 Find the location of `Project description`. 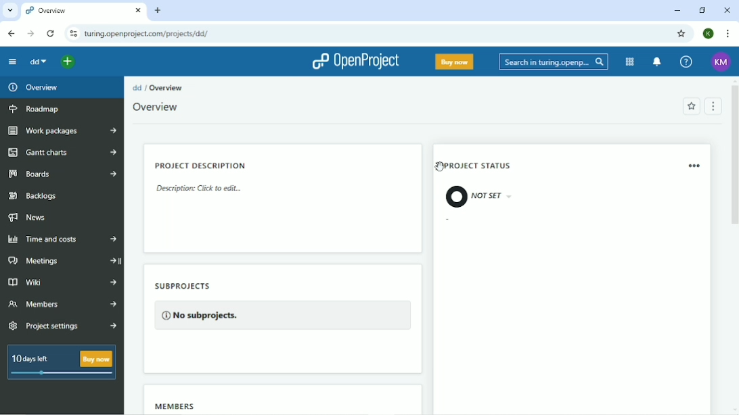

Project description is located at coordinates (203, 178).